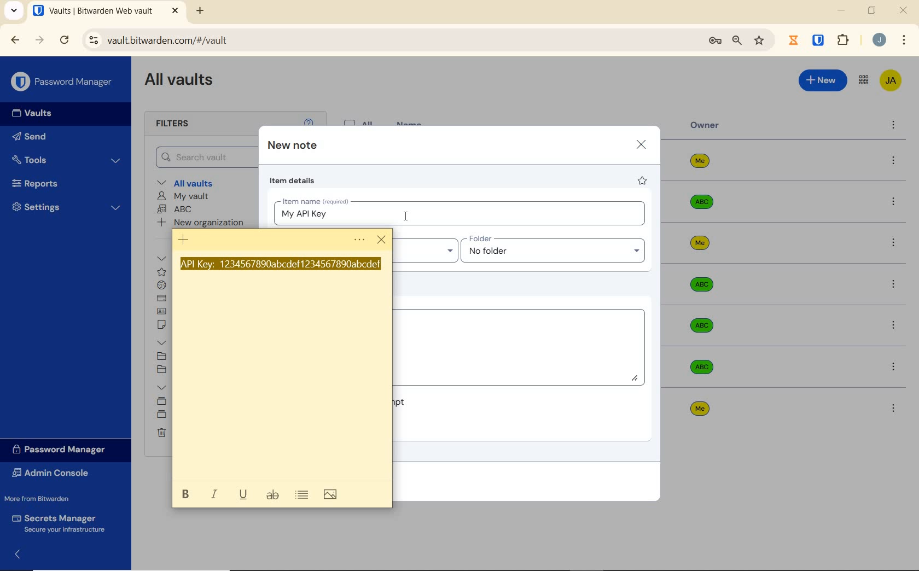  I want to click on more options, so click(893, 202).